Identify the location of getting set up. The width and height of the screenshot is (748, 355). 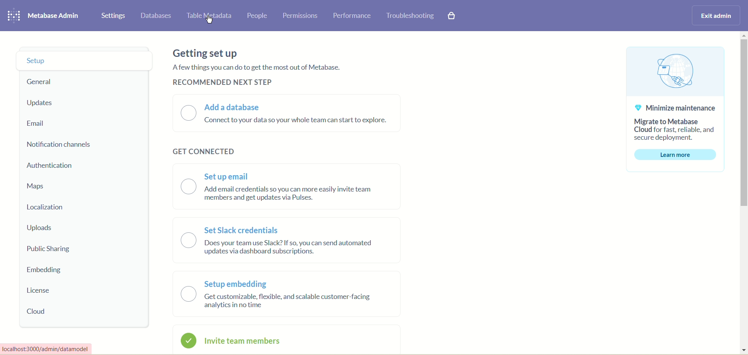
(208, 52).